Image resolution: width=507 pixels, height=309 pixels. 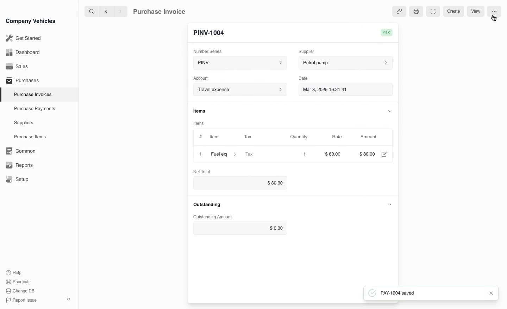 What do you see at coordinates (19, 282) in the screenshot?
I see `Shortcuts` at bounding box center [19, 282].